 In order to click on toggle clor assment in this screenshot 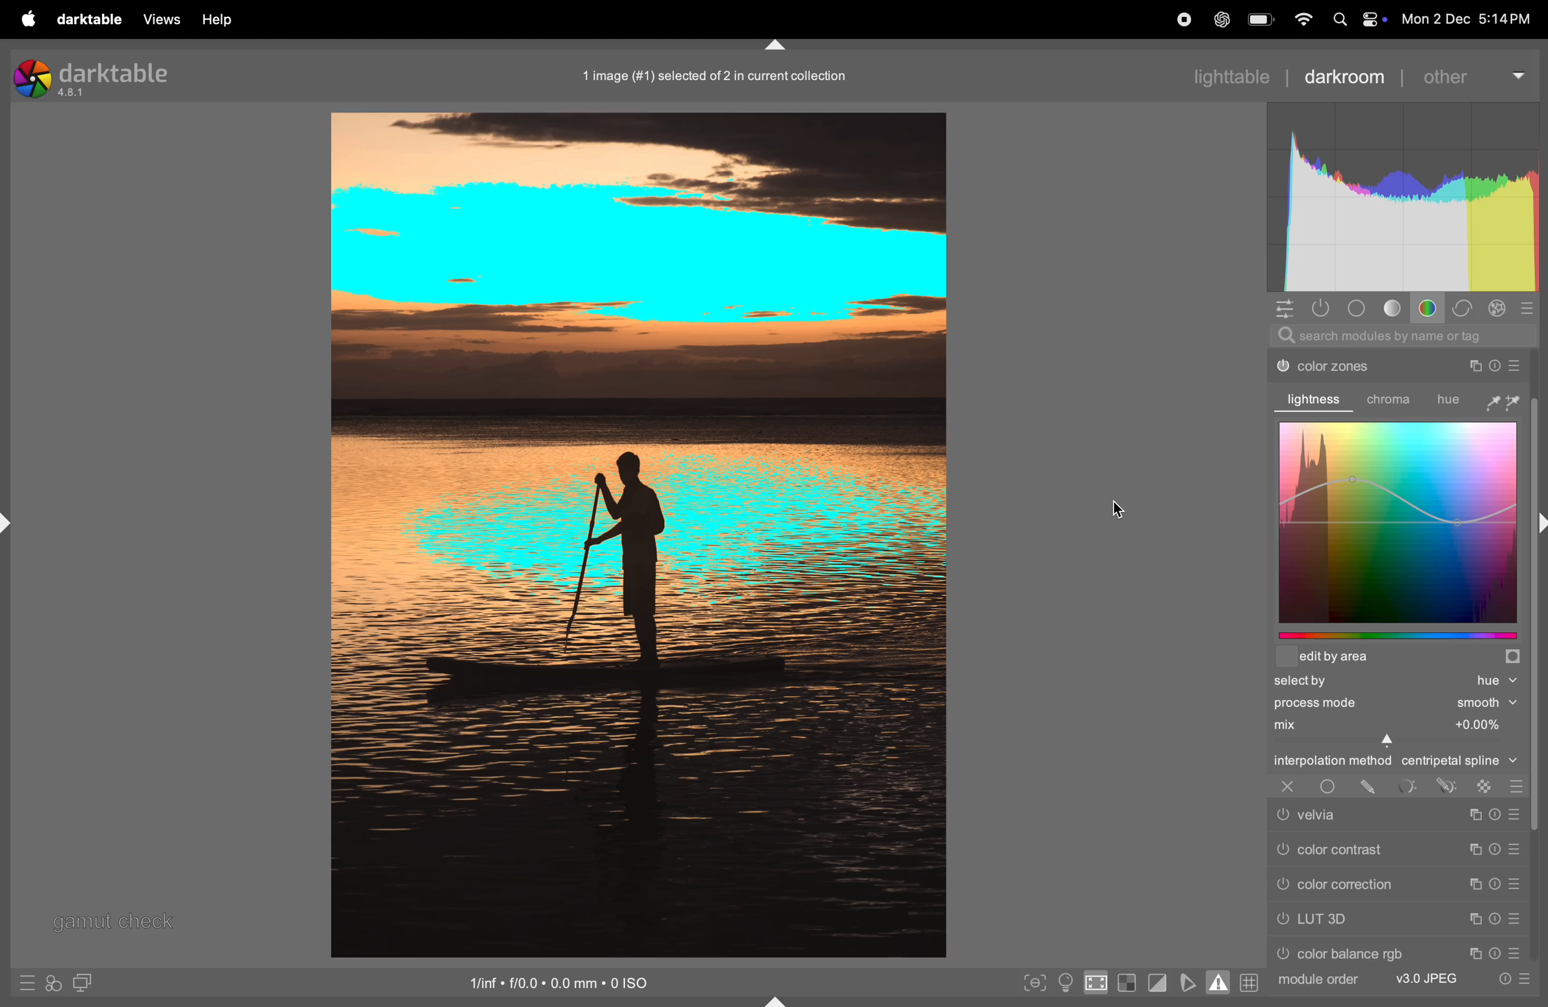, I will do `click(1065, 982)`.